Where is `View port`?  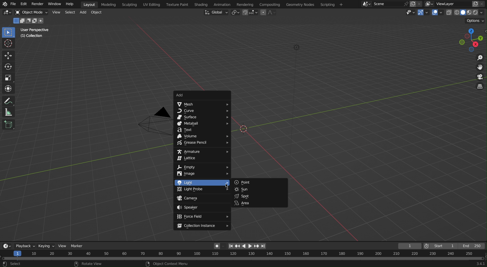
View port is located at coordinates (473, 39).